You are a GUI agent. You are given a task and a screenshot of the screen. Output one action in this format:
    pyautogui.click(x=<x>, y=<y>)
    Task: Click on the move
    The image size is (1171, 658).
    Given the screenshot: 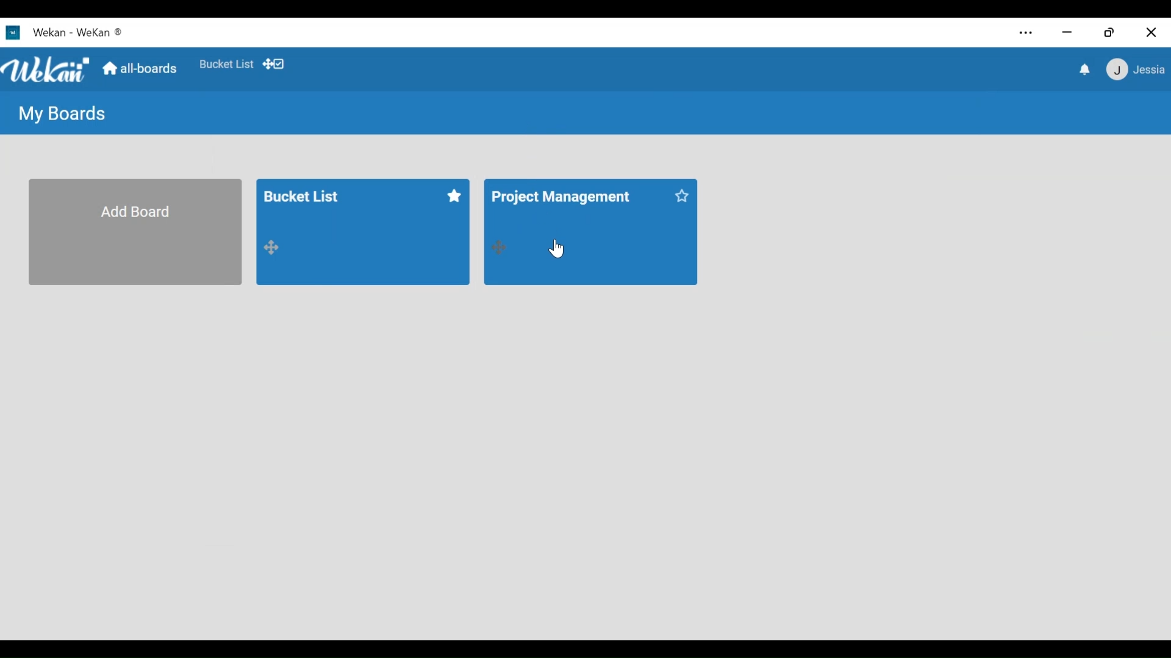 What is the action you would take?
    pyautogui.click(x=274, y=246)
    